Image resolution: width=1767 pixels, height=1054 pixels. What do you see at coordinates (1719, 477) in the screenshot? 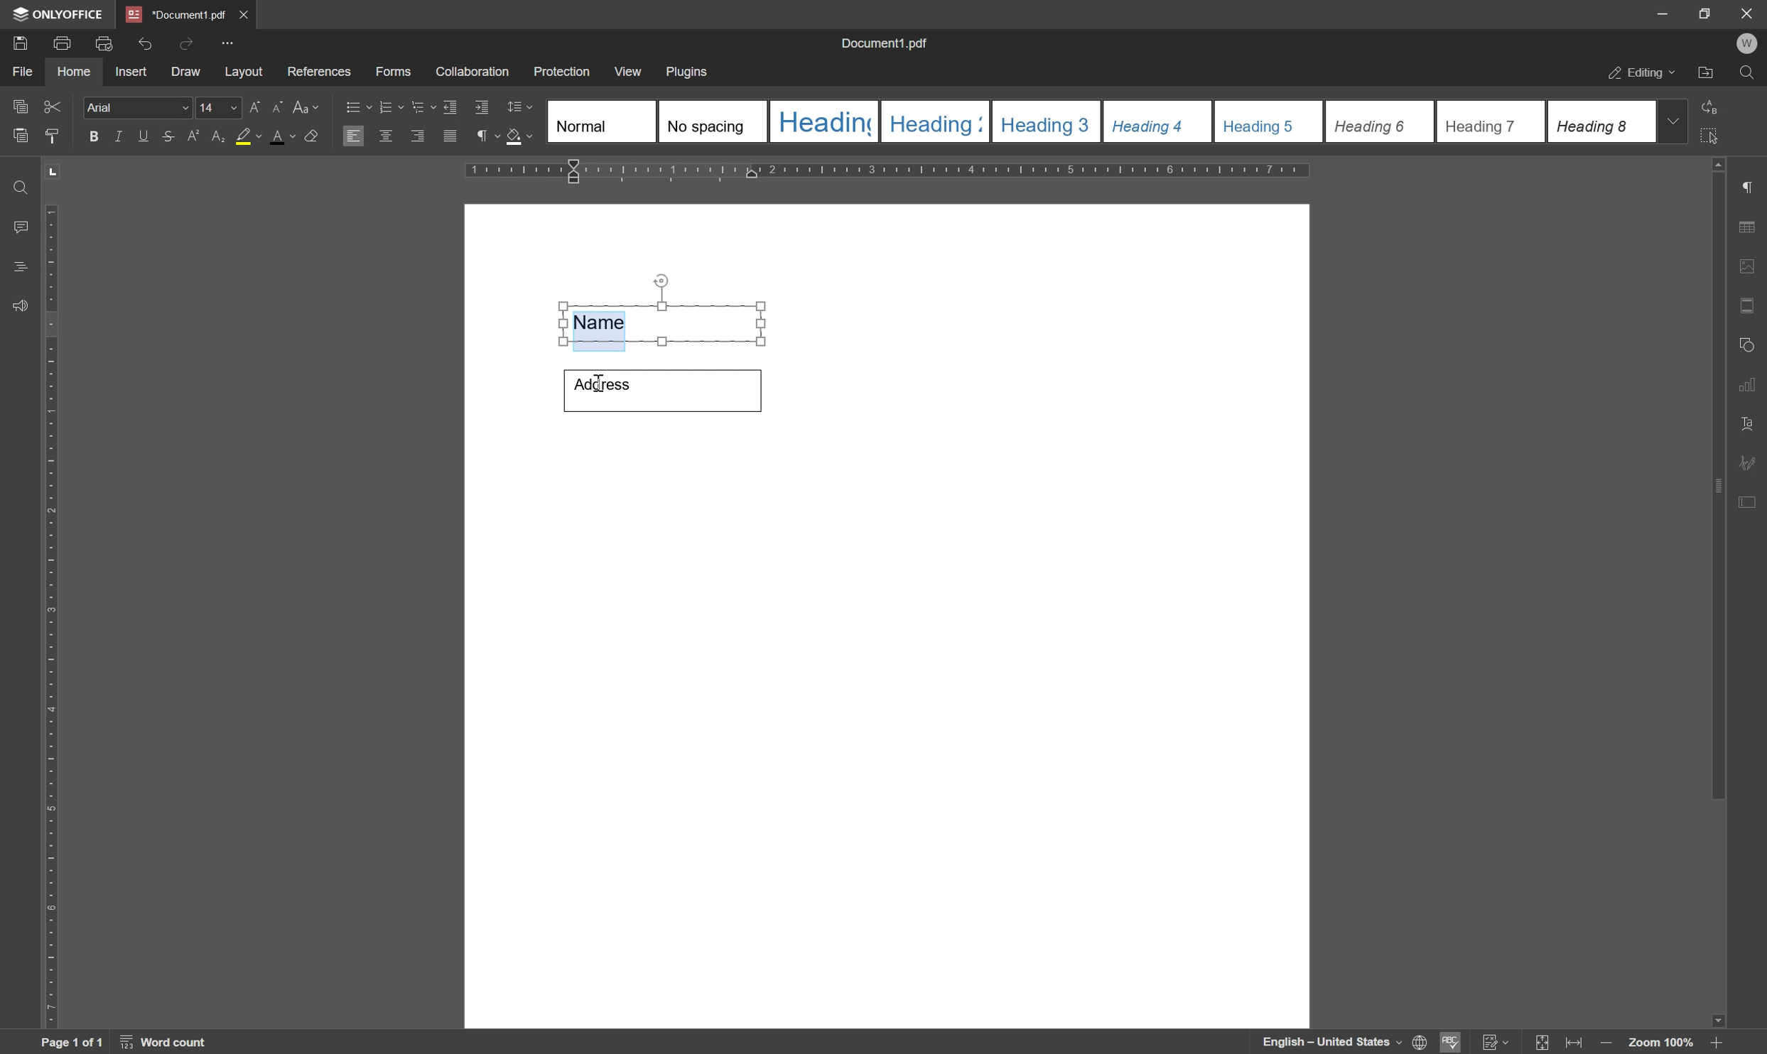
I see `scroll bar` at bounding box center [1719, 477].